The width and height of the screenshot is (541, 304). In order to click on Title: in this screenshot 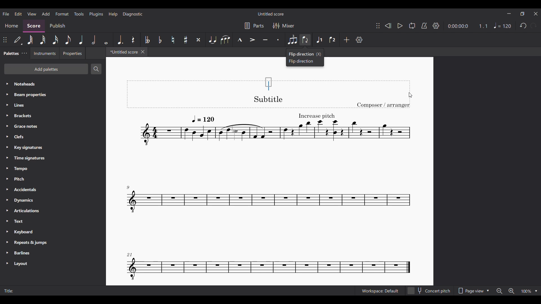, I will do `click(15, 290)`.